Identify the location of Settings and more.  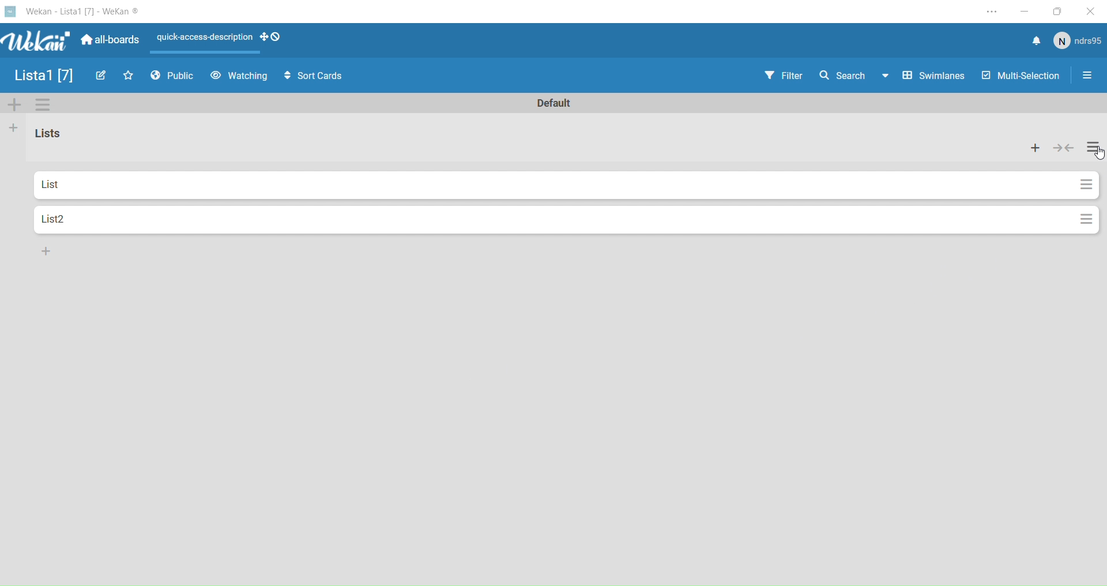
(983, 13).